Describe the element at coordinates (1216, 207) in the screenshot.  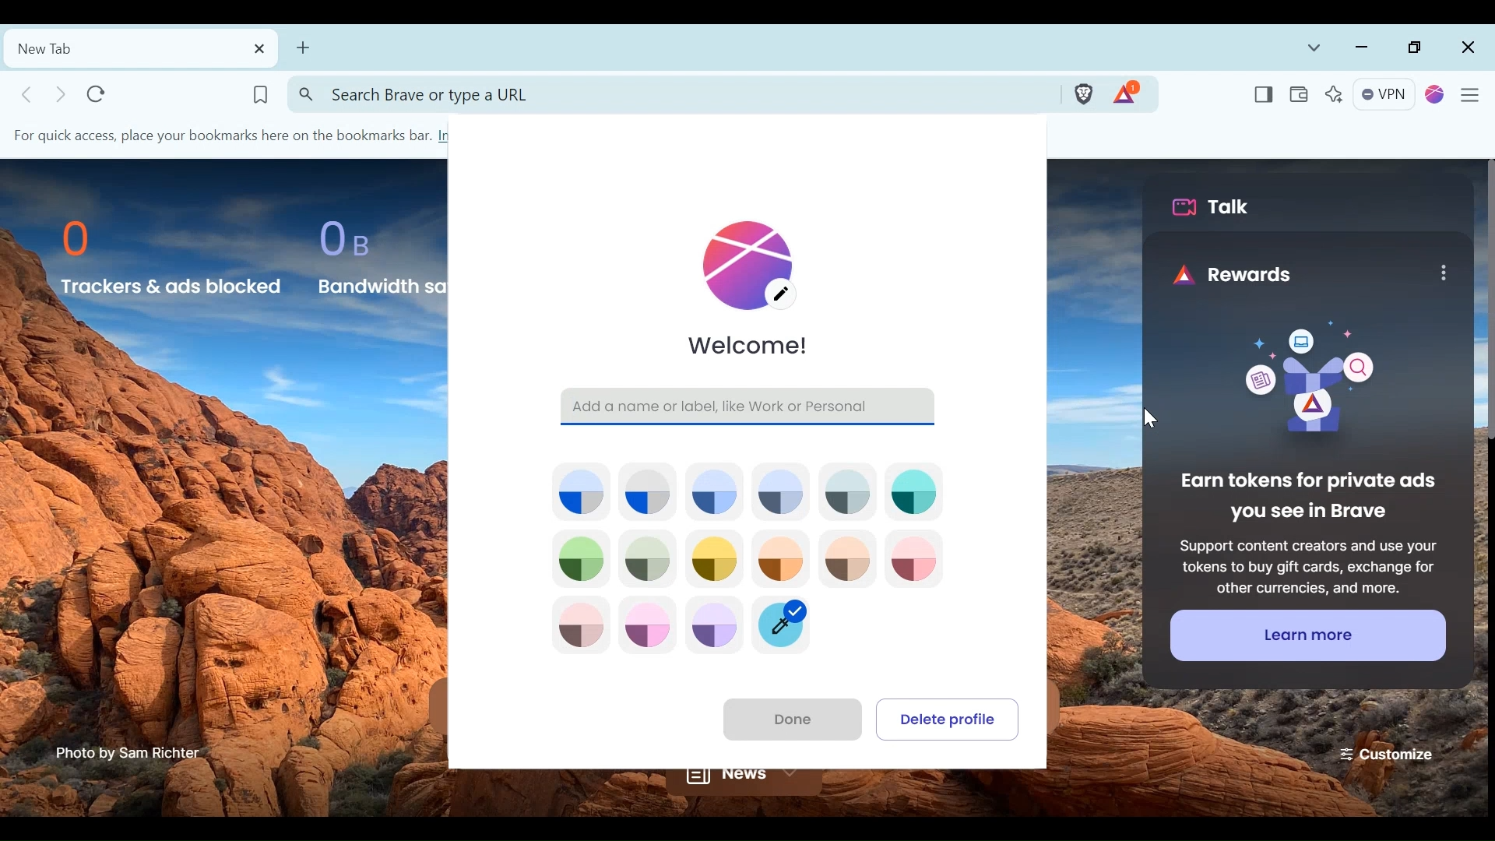
I see `Talk` at that location.